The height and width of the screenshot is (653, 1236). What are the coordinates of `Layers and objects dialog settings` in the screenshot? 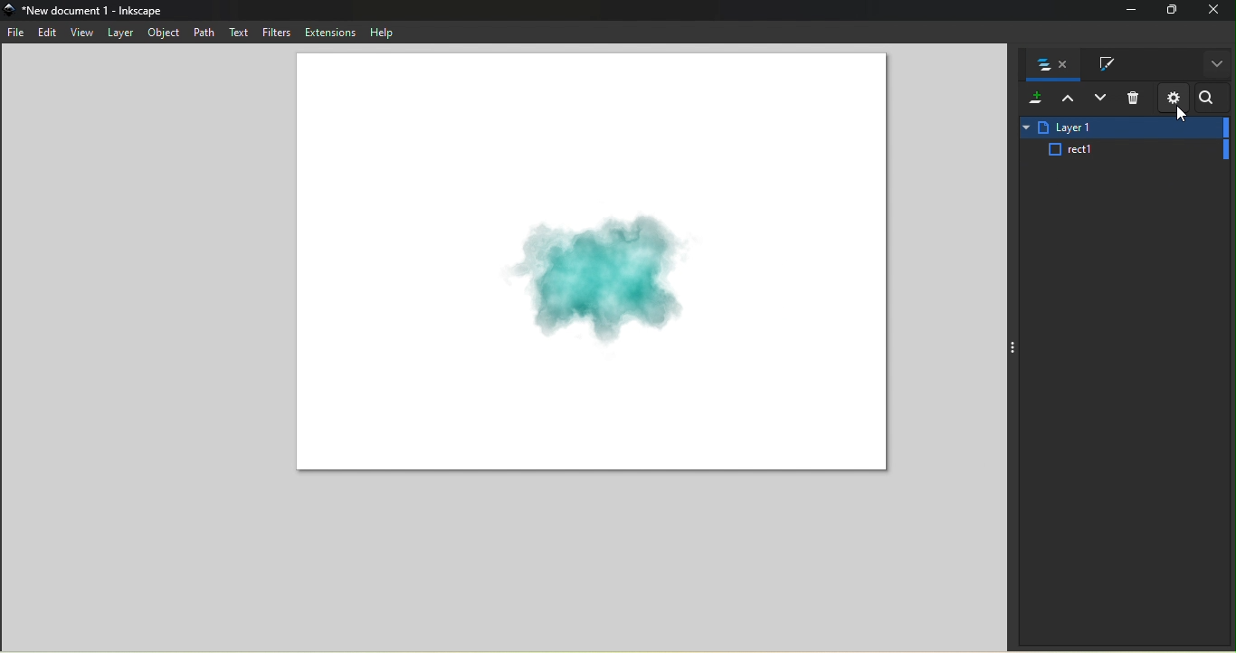 It's located at (1173, 98).